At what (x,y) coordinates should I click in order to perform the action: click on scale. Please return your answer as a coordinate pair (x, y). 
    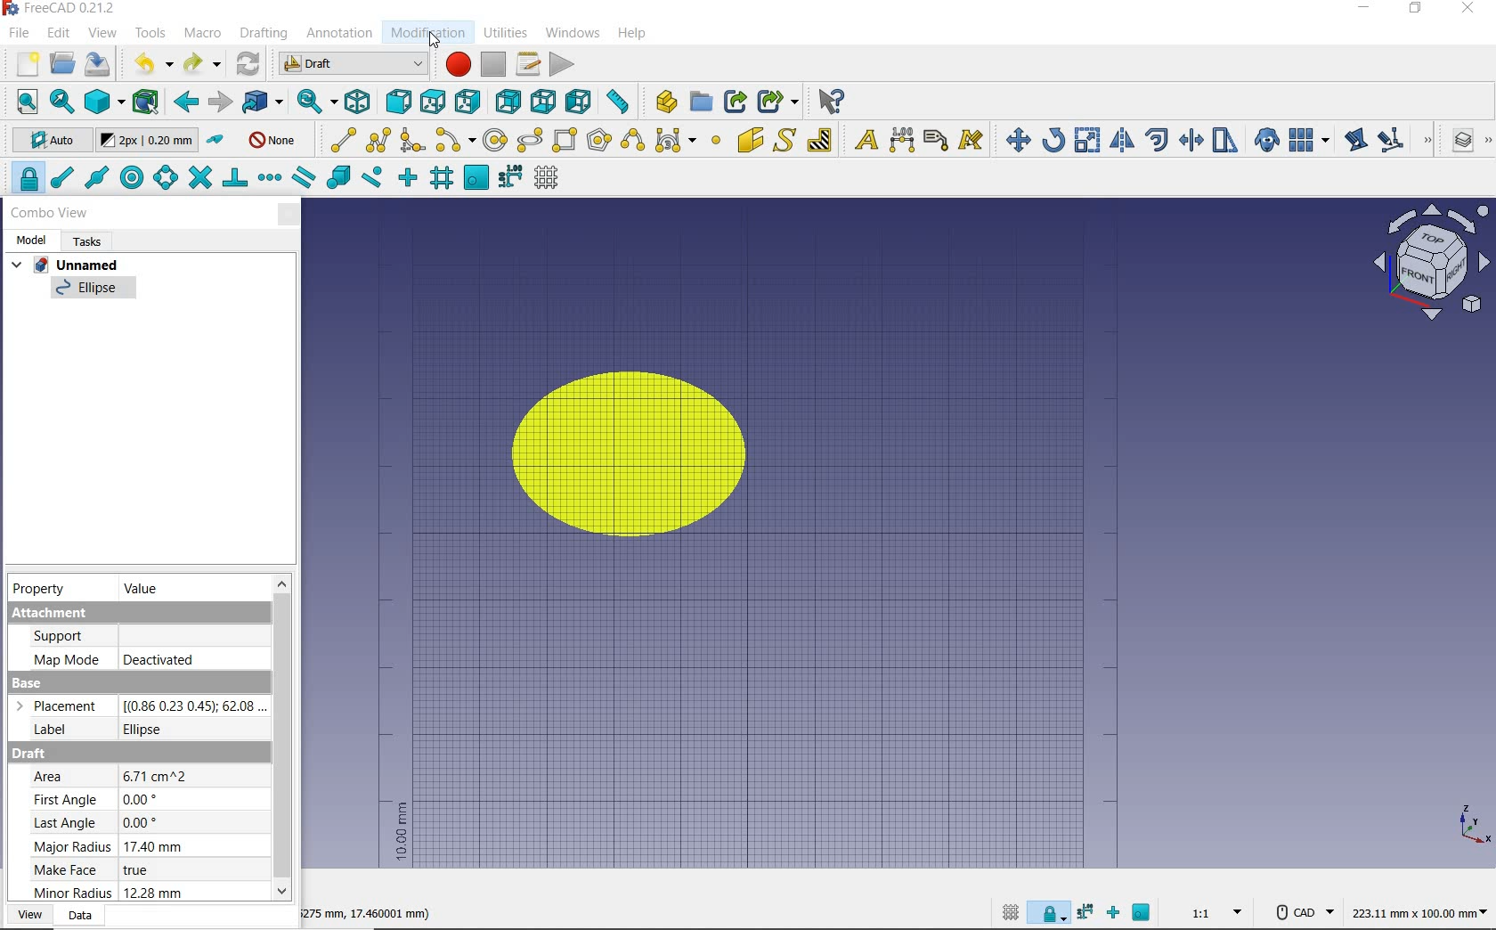
    Looking at the image, I should click on (1088, 139).